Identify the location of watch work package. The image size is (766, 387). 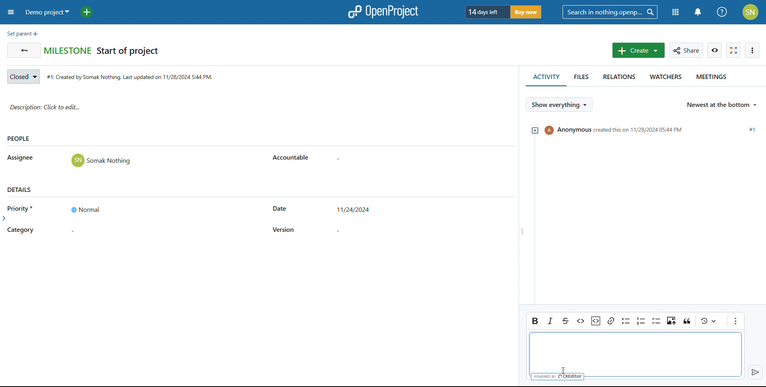
(715, 50).